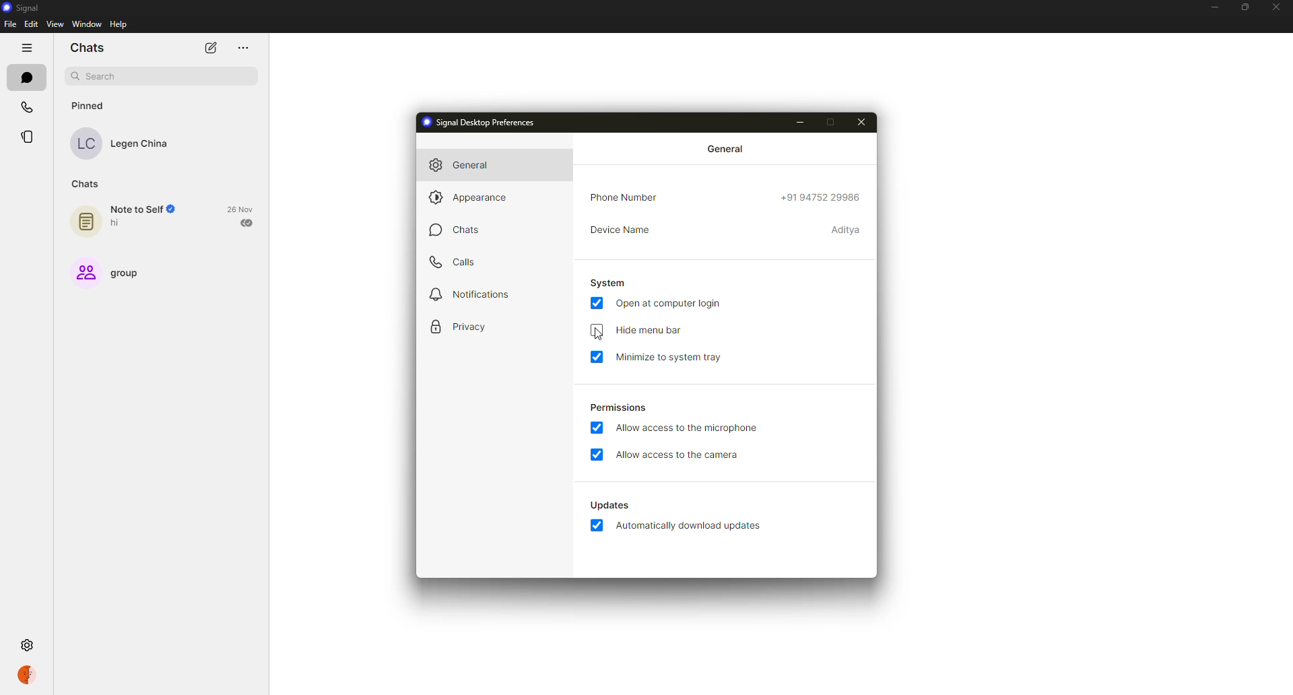 The width and height of the screenshot is (1293, 695). I want to click on chats, so click(25, 77).